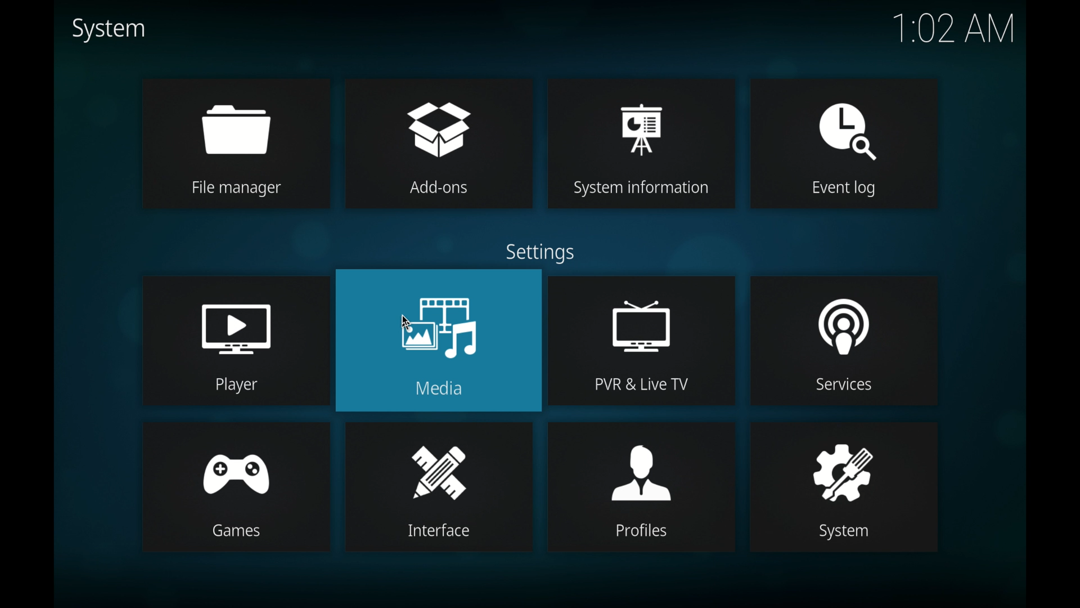 This screenshot has height=608, width=1080. What do you see at coordinates (836, 190) in the screenshot?
I see `Event log` at bounding box center [836, 190].